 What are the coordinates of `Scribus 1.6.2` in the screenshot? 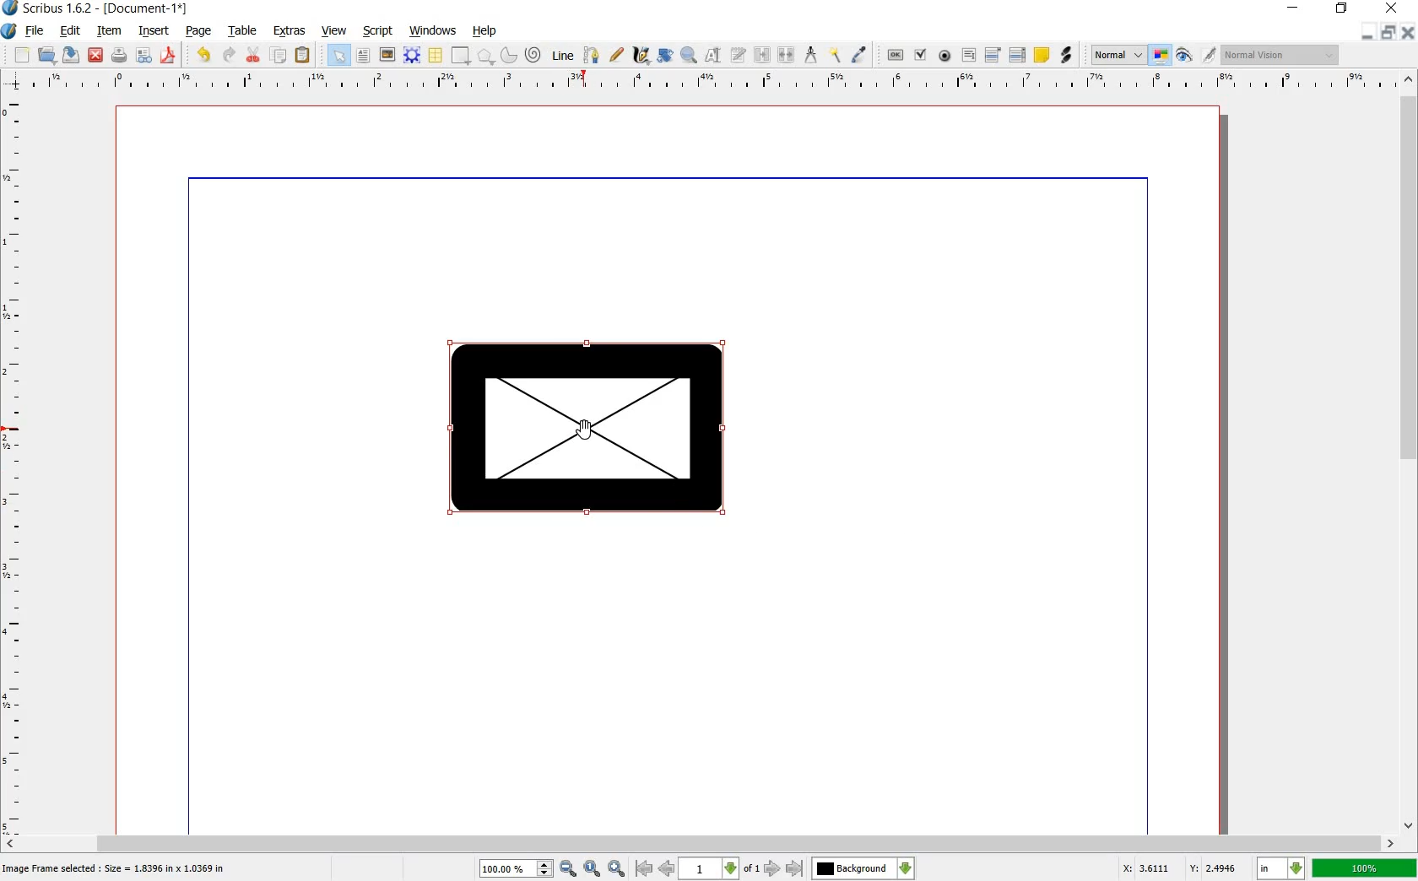 It's located at (48, 8).